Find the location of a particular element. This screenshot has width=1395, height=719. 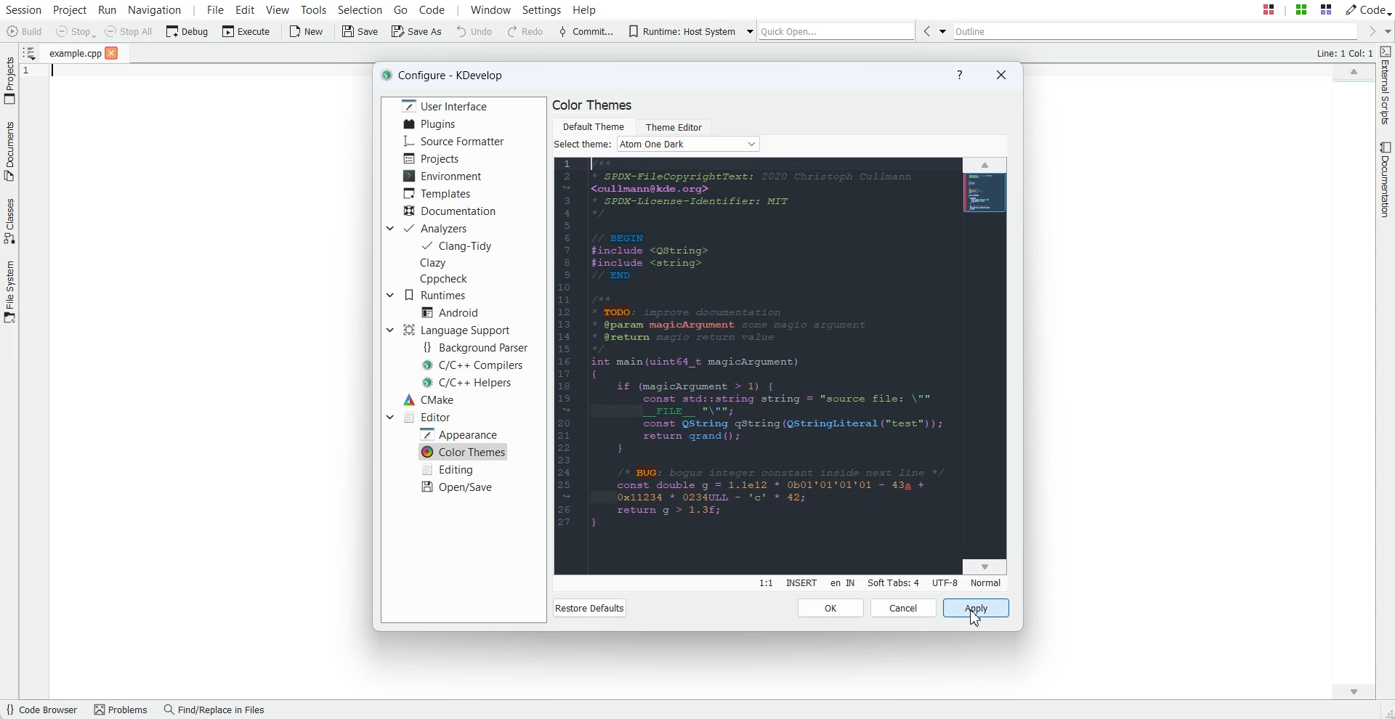

Classes is located at coordinates (9, 223).